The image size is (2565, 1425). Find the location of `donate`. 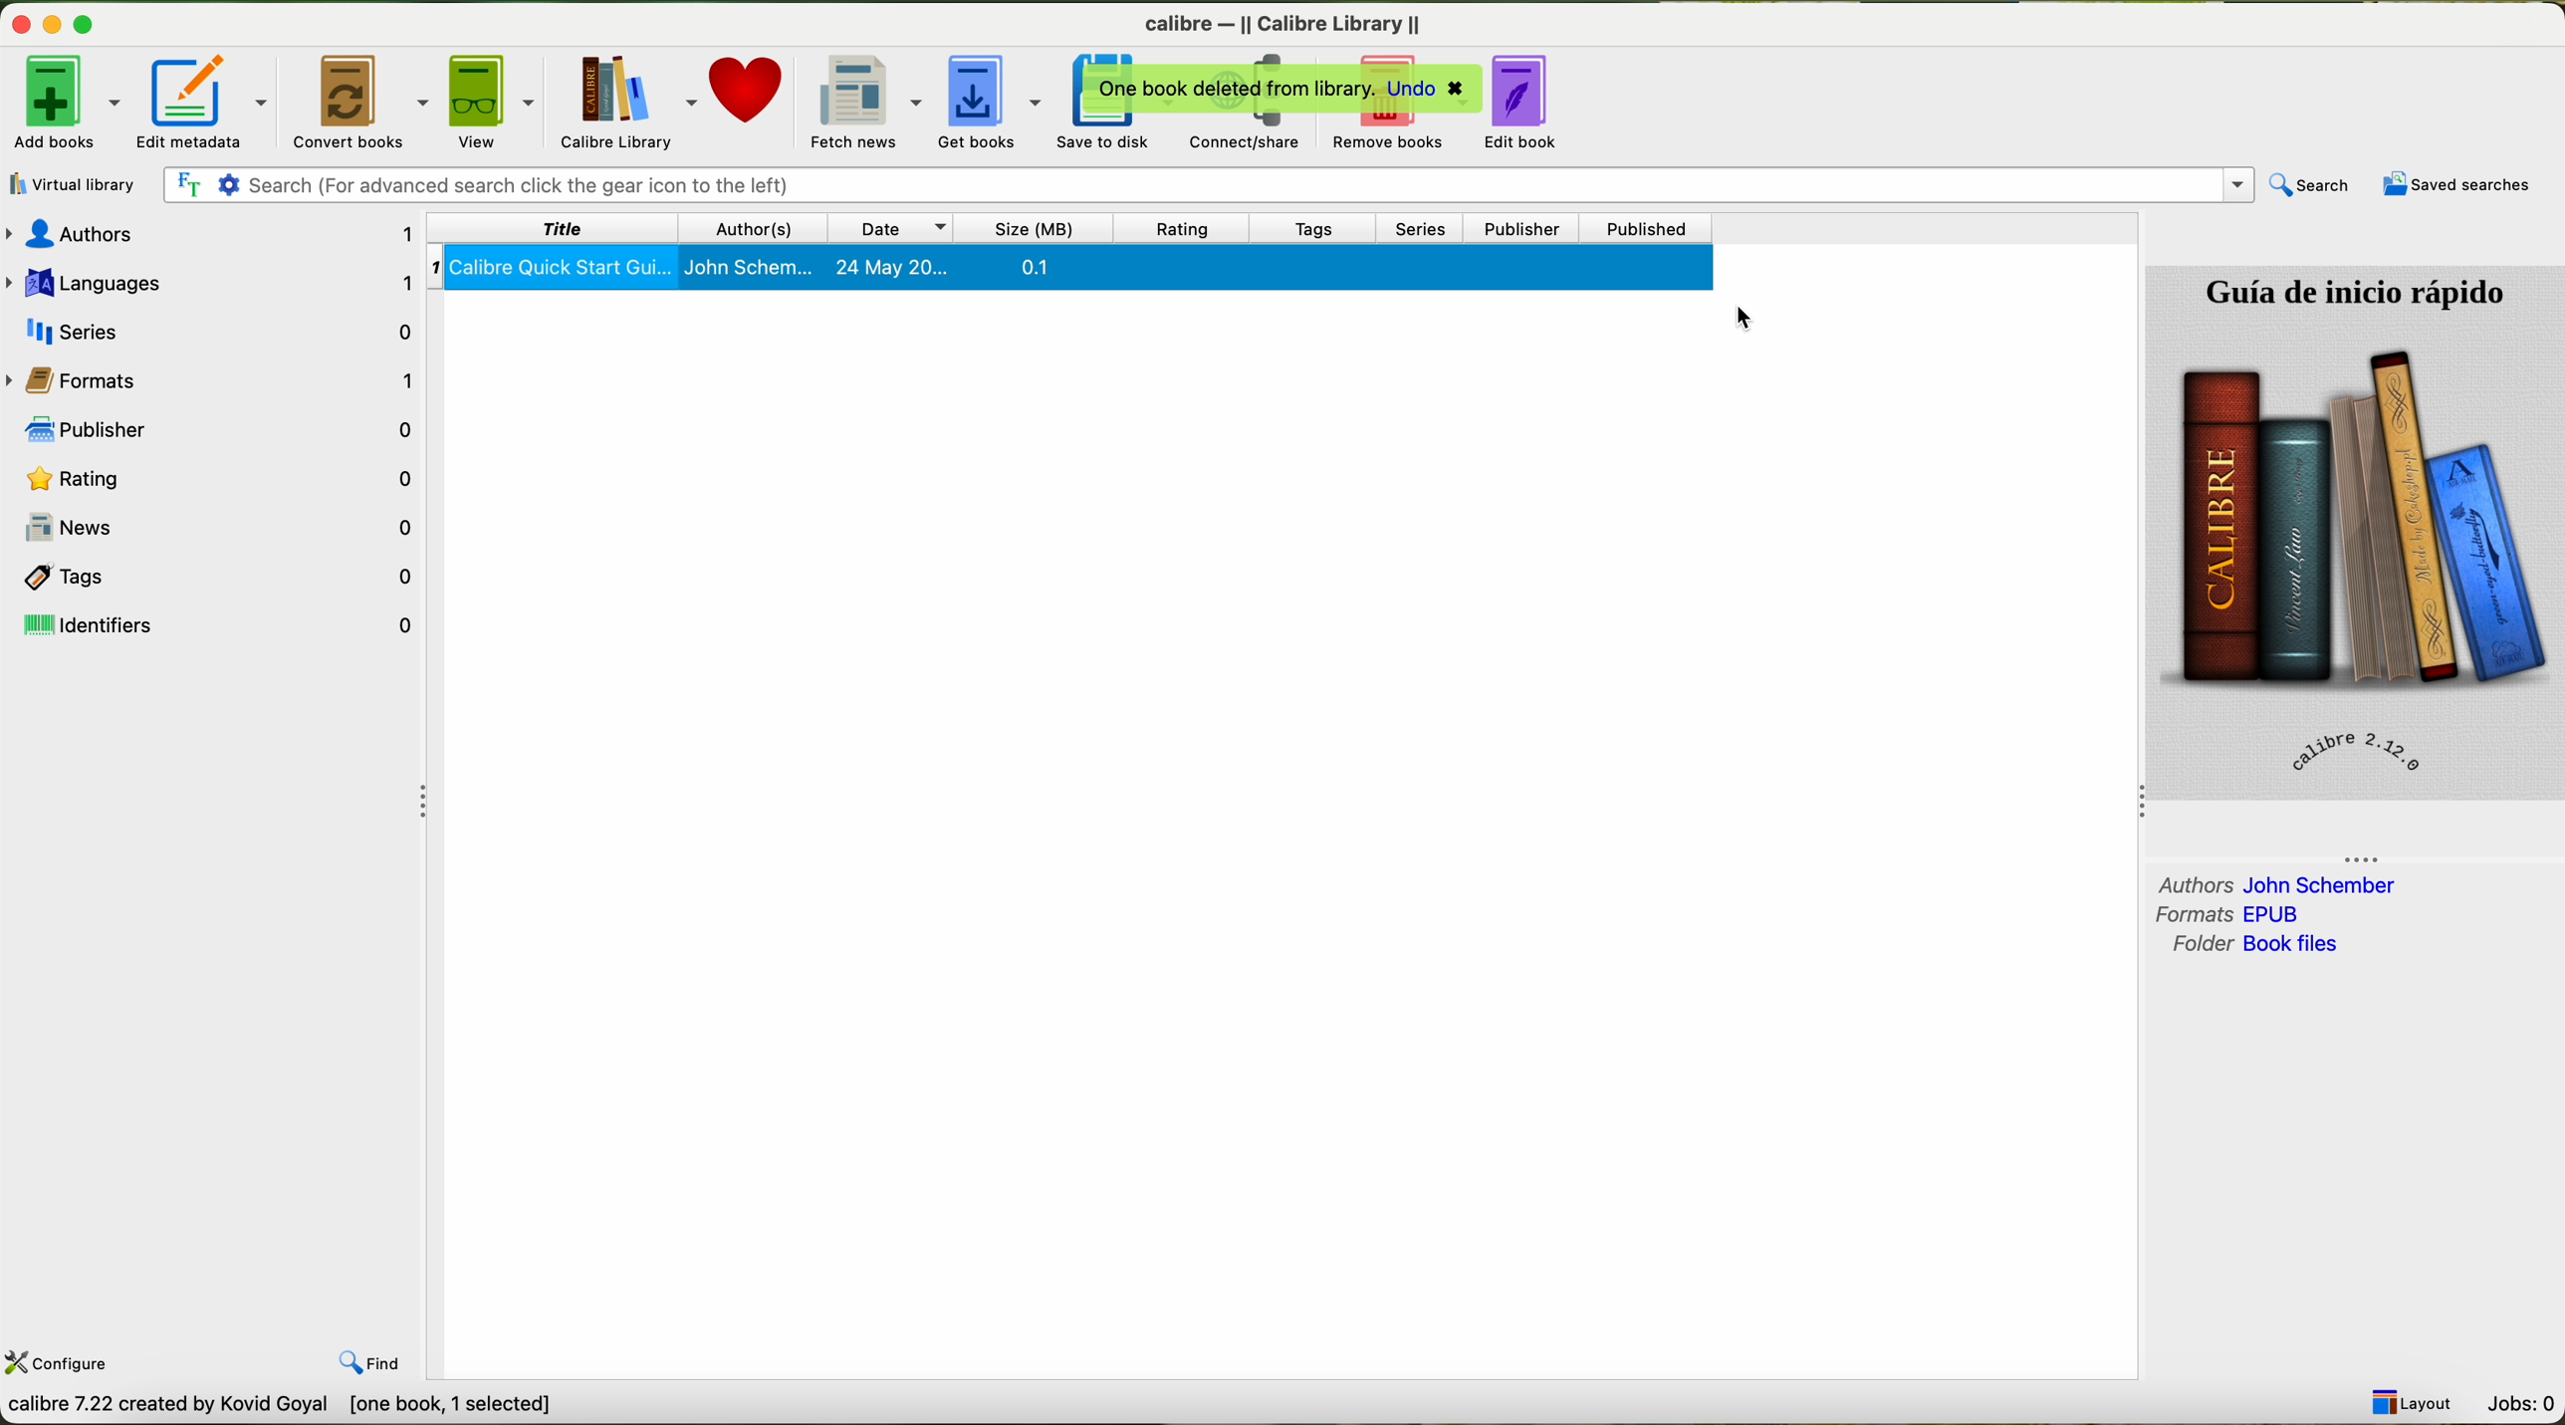

donate is located at coordinates (749, 95).